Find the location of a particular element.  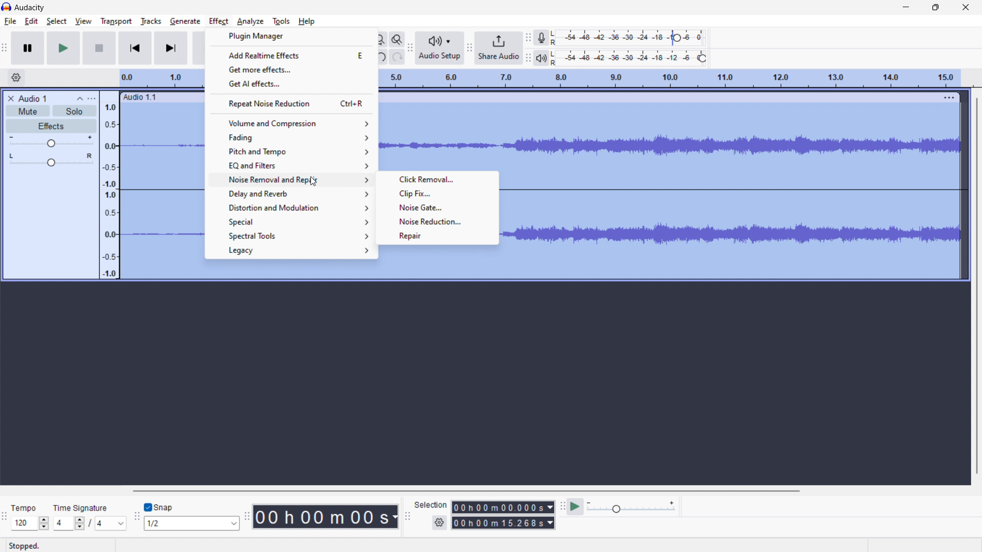

volume and compression is located at coordinates (291, 123).